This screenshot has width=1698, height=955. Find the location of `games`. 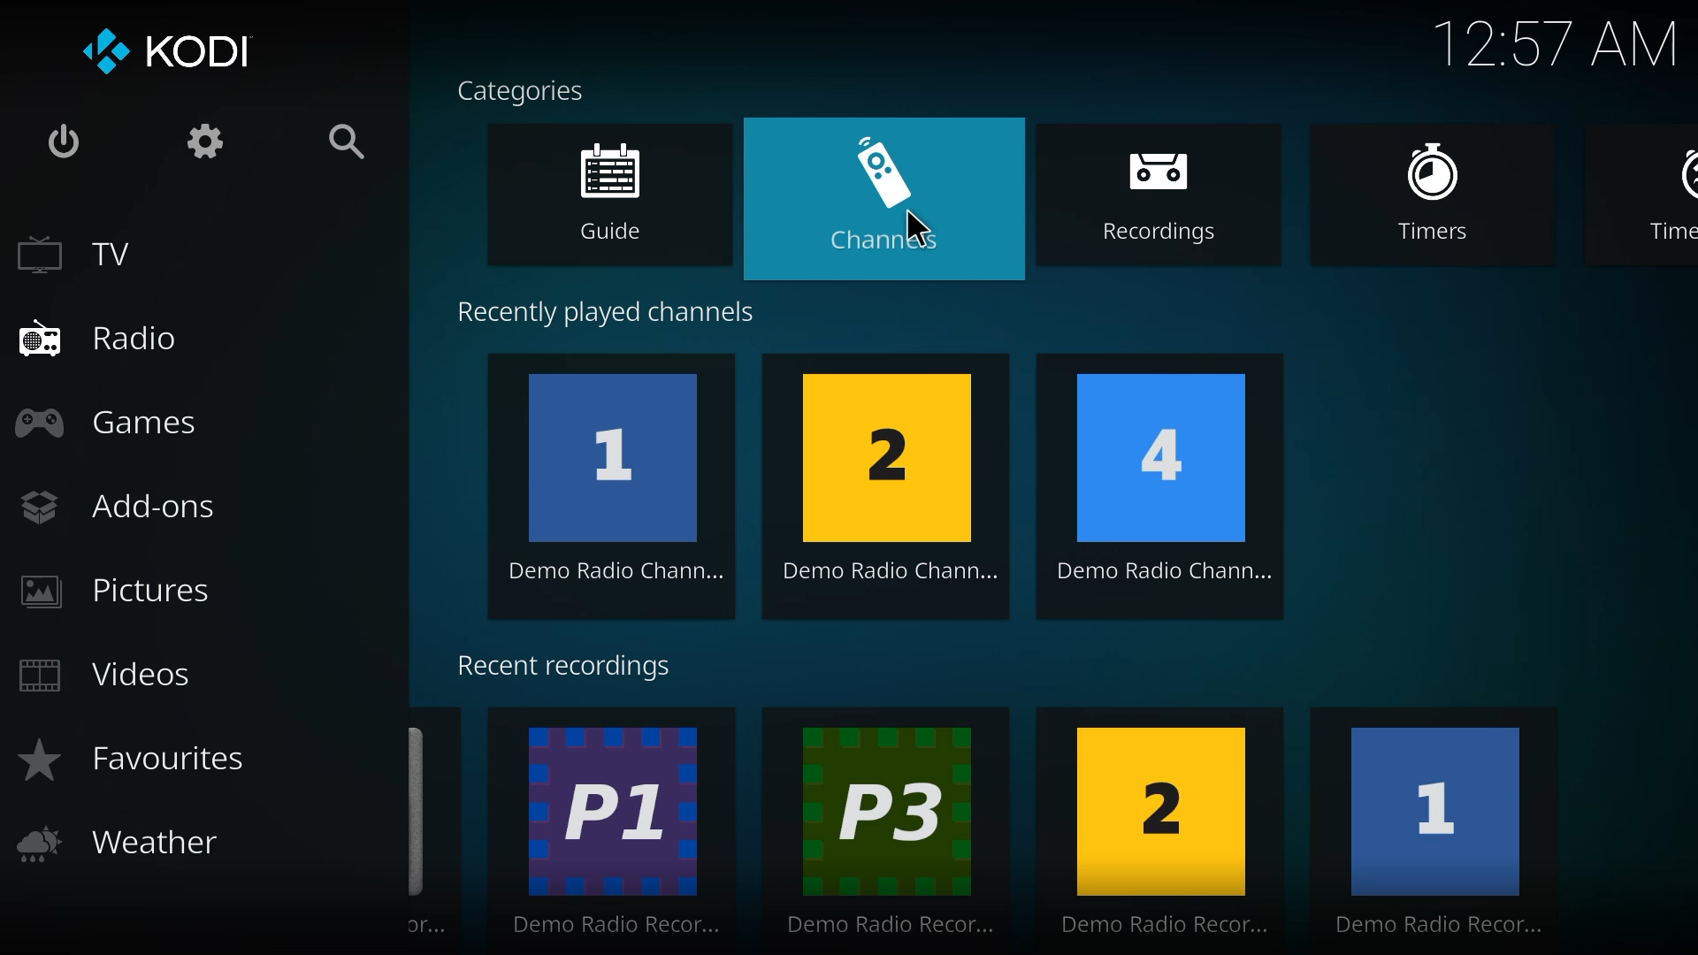

games is located at coordinates (115, 428).